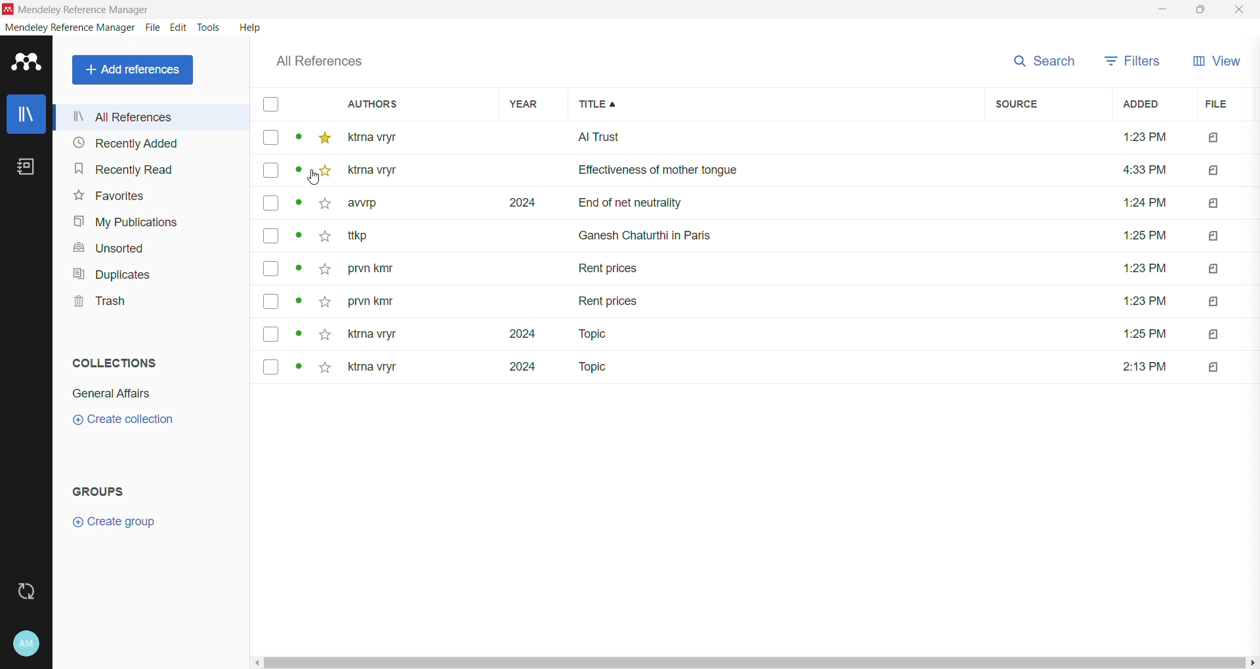 The width and height of the screenshot is (1260, 669). Describe the element at coordinates (324, 178) in the screenshot. I see `cursor on star` at that location.